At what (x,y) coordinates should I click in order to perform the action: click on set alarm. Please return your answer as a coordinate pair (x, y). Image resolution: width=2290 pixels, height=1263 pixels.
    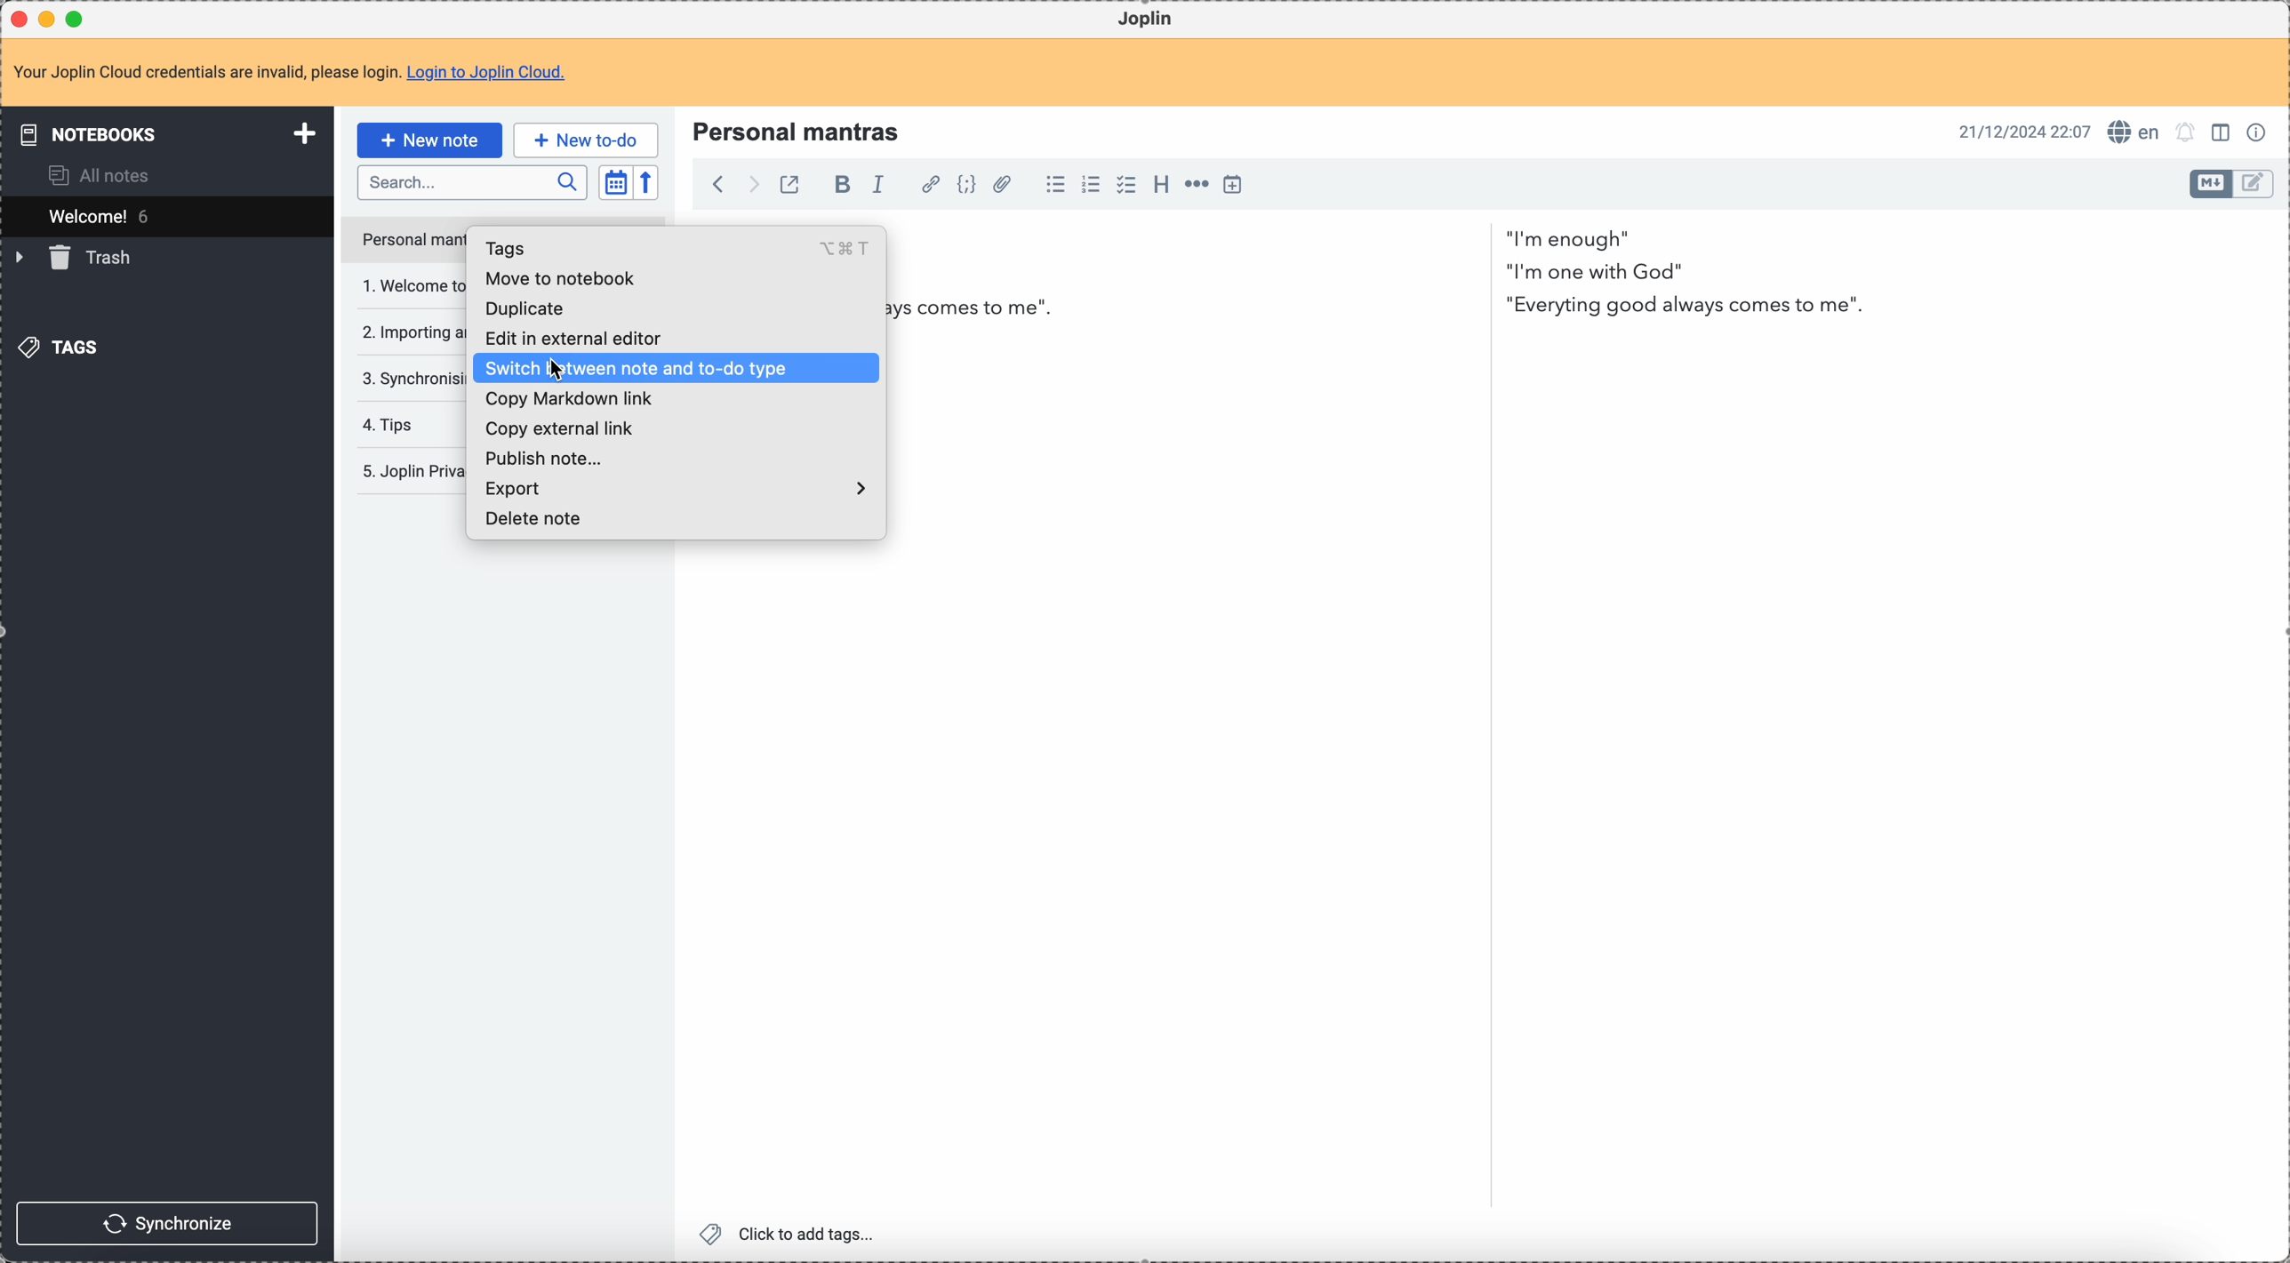
    Looking at the image, I should click on (2187, 131).